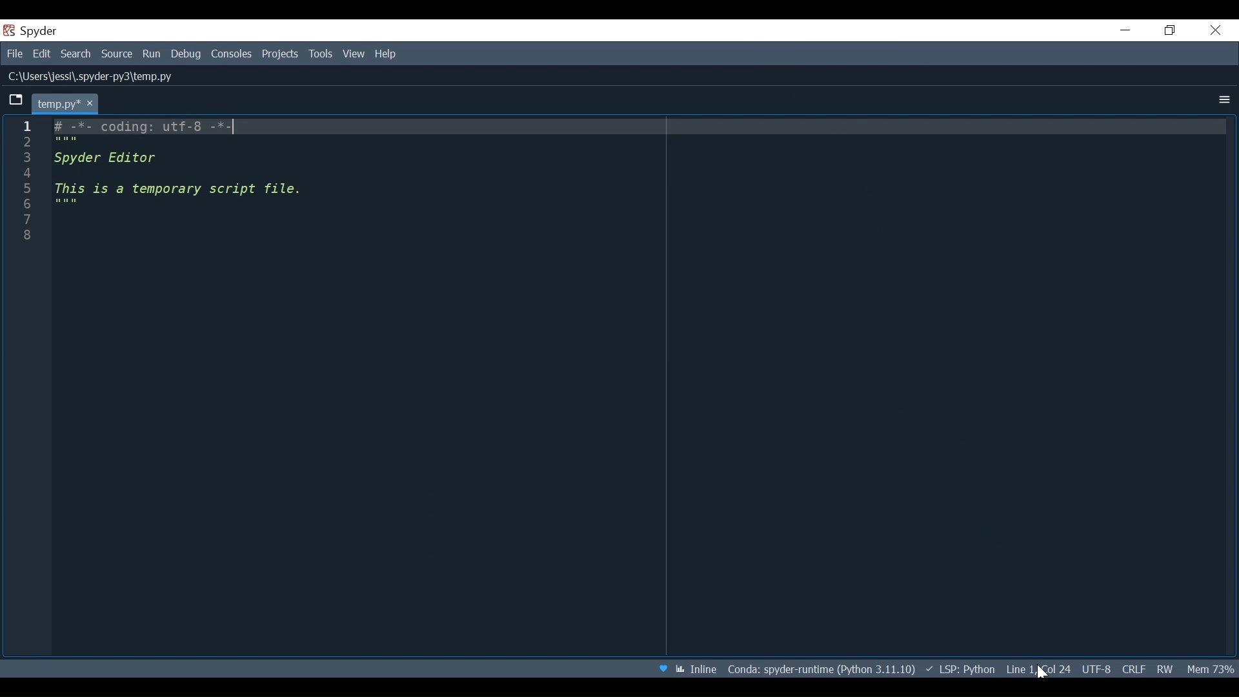 The width and height of the screenshot is (1239, 697). I want to click on View, so click(354, 54).